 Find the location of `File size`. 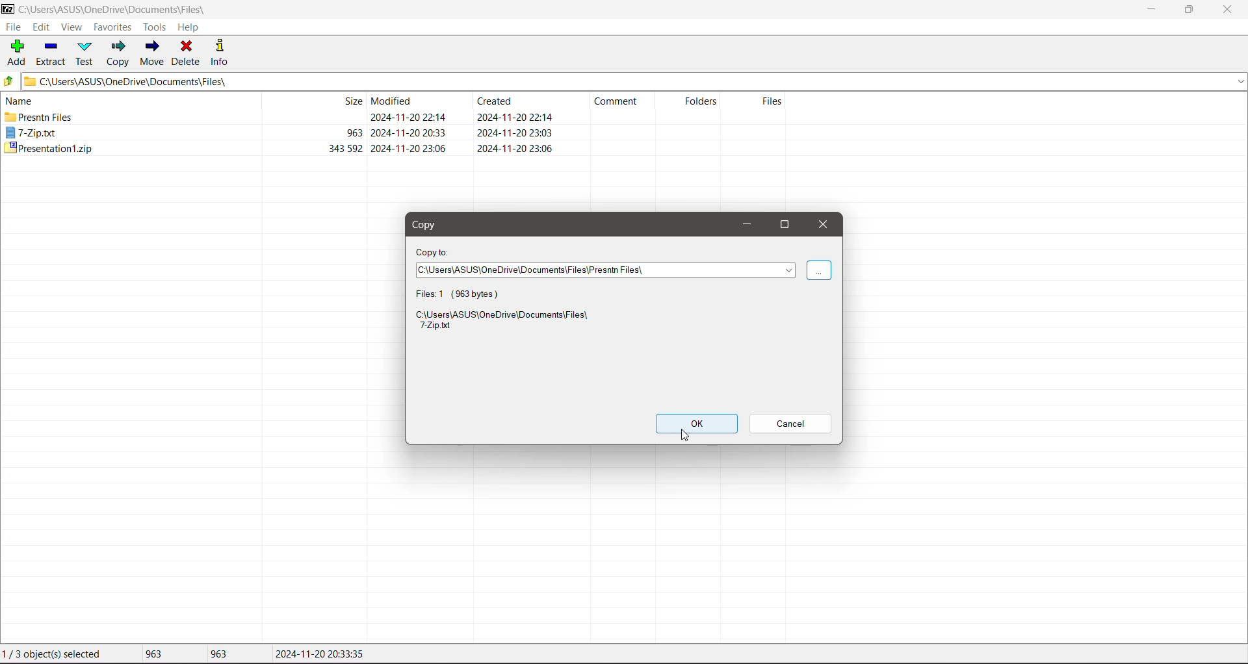

File size is located at coordinates (322, 125).